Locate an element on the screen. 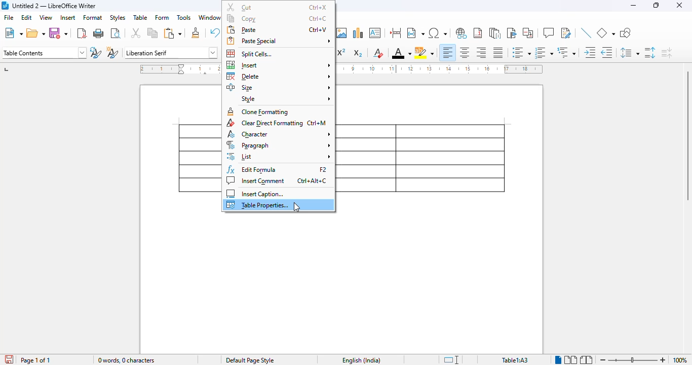 This screenshot has height=365, width=692. insert field is located at coordinates (415, 32).